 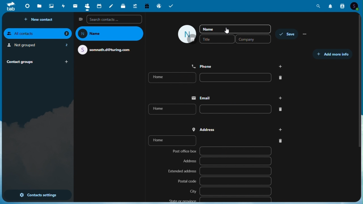 What do you see at coordinates (110, 34) in the screenshot?
I see `name` at bounding box center [110, 34].